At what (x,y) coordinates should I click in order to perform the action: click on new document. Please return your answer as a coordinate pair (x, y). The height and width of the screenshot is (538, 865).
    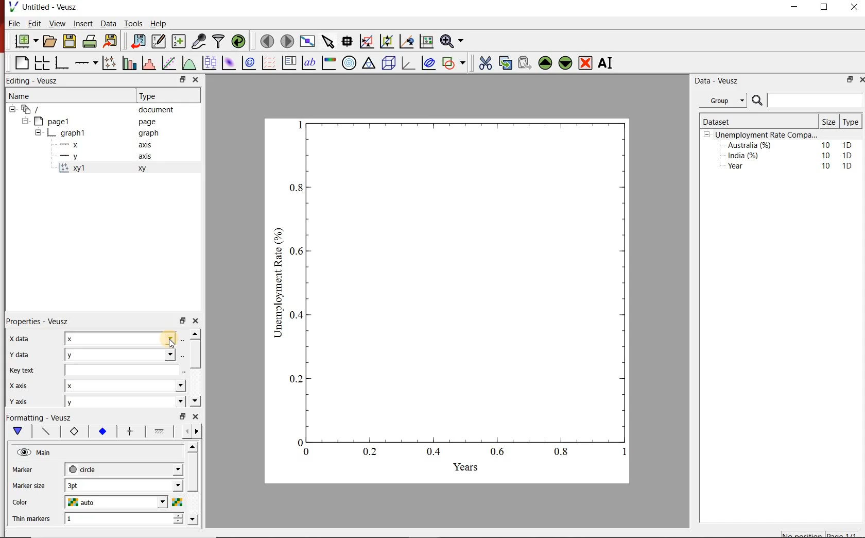
    Looking at the image, I should click on (27, 41).